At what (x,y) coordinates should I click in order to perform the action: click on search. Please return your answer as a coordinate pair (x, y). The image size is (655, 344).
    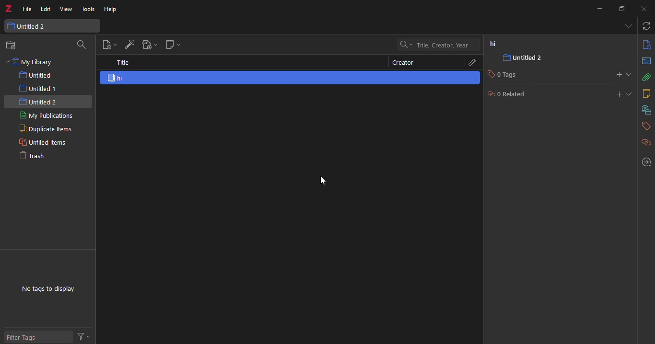
    Looking at the image, I should click on (81, 46).